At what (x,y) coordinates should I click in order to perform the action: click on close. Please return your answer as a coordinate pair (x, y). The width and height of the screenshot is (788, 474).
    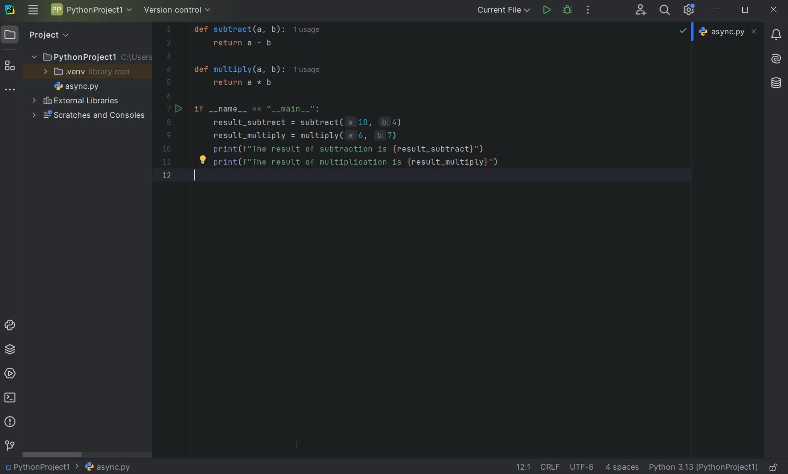
    Looking at the image, I should click on (774, 10).